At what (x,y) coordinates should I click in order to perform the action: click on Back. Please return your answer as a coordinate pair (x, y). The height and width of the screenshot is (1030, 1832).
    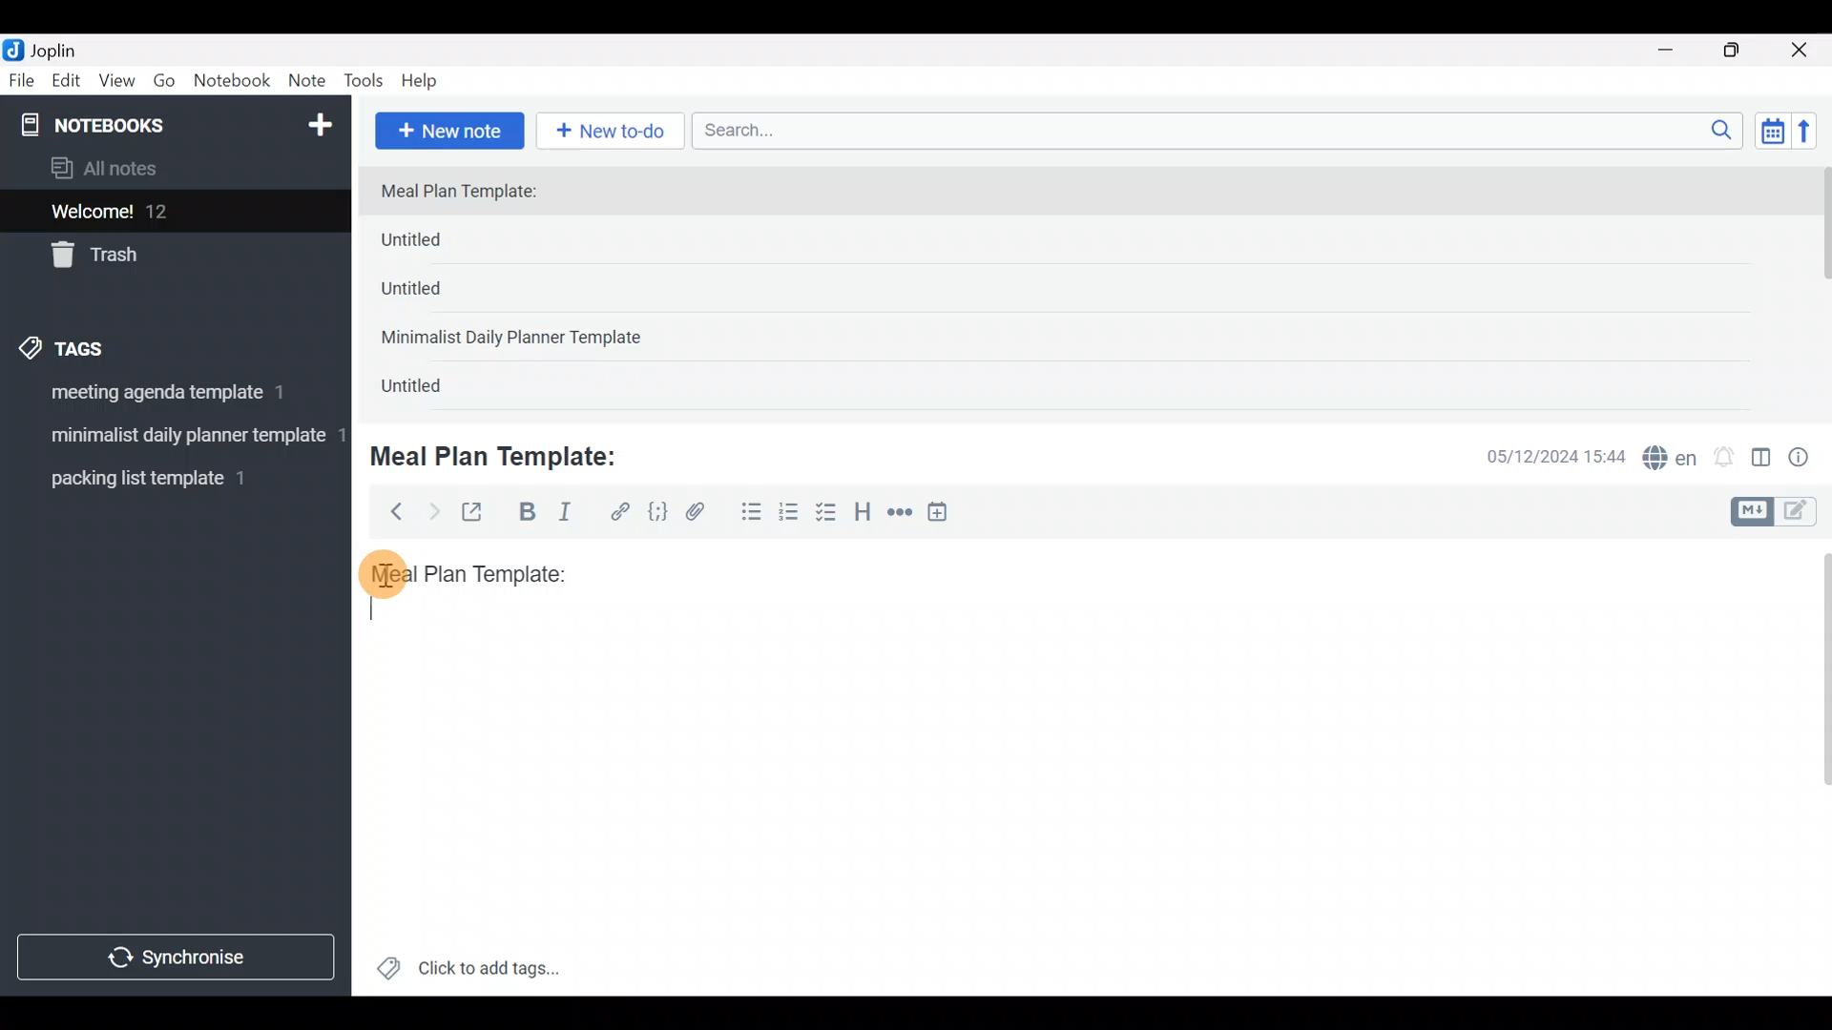
    Looking at the image, I should click on (388, 510).